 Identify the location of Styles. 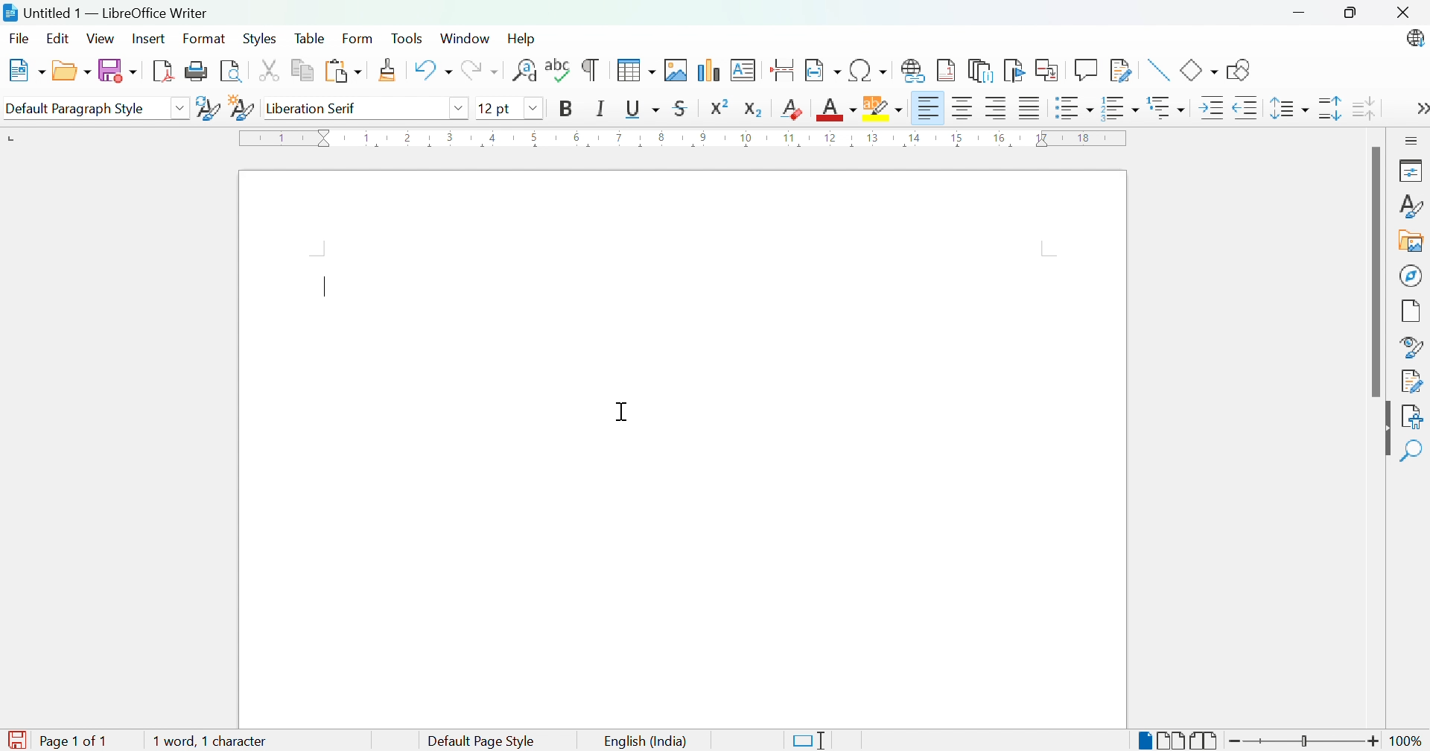
(1411, 207).